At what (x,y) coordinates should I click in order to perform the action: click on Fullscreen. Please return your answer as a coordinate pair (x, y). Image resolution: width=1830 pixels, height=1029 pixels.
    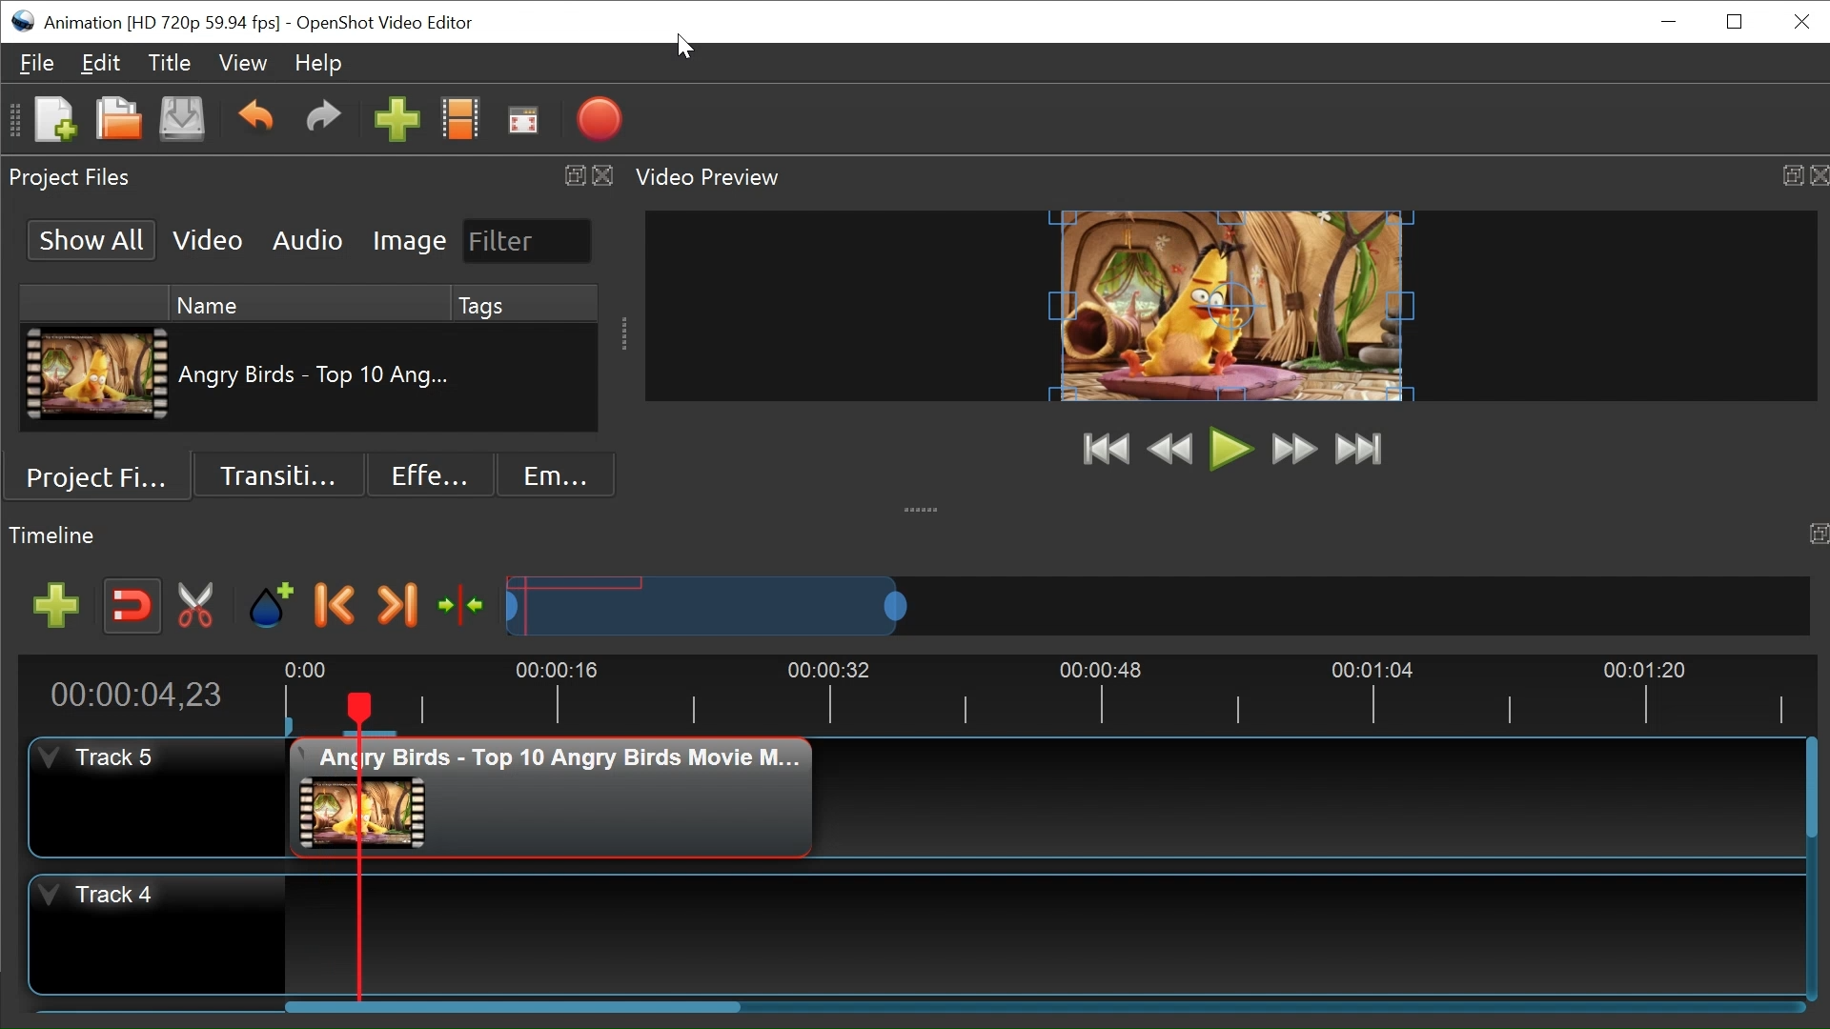
    Looking at the image, I should click on (522, 118).